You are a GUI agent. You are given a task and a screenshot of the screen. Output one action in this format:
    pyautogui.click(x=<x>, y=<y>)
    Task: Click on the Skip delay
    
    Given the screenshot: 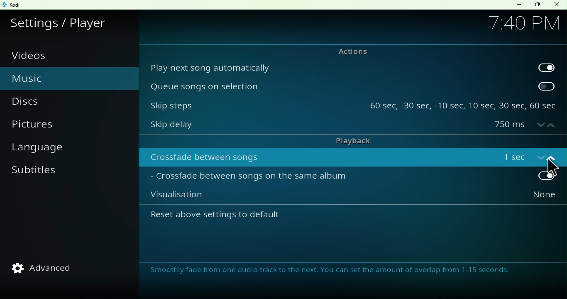 What is the action you would take?
    pyautogui.click(x=315, y=126)
    